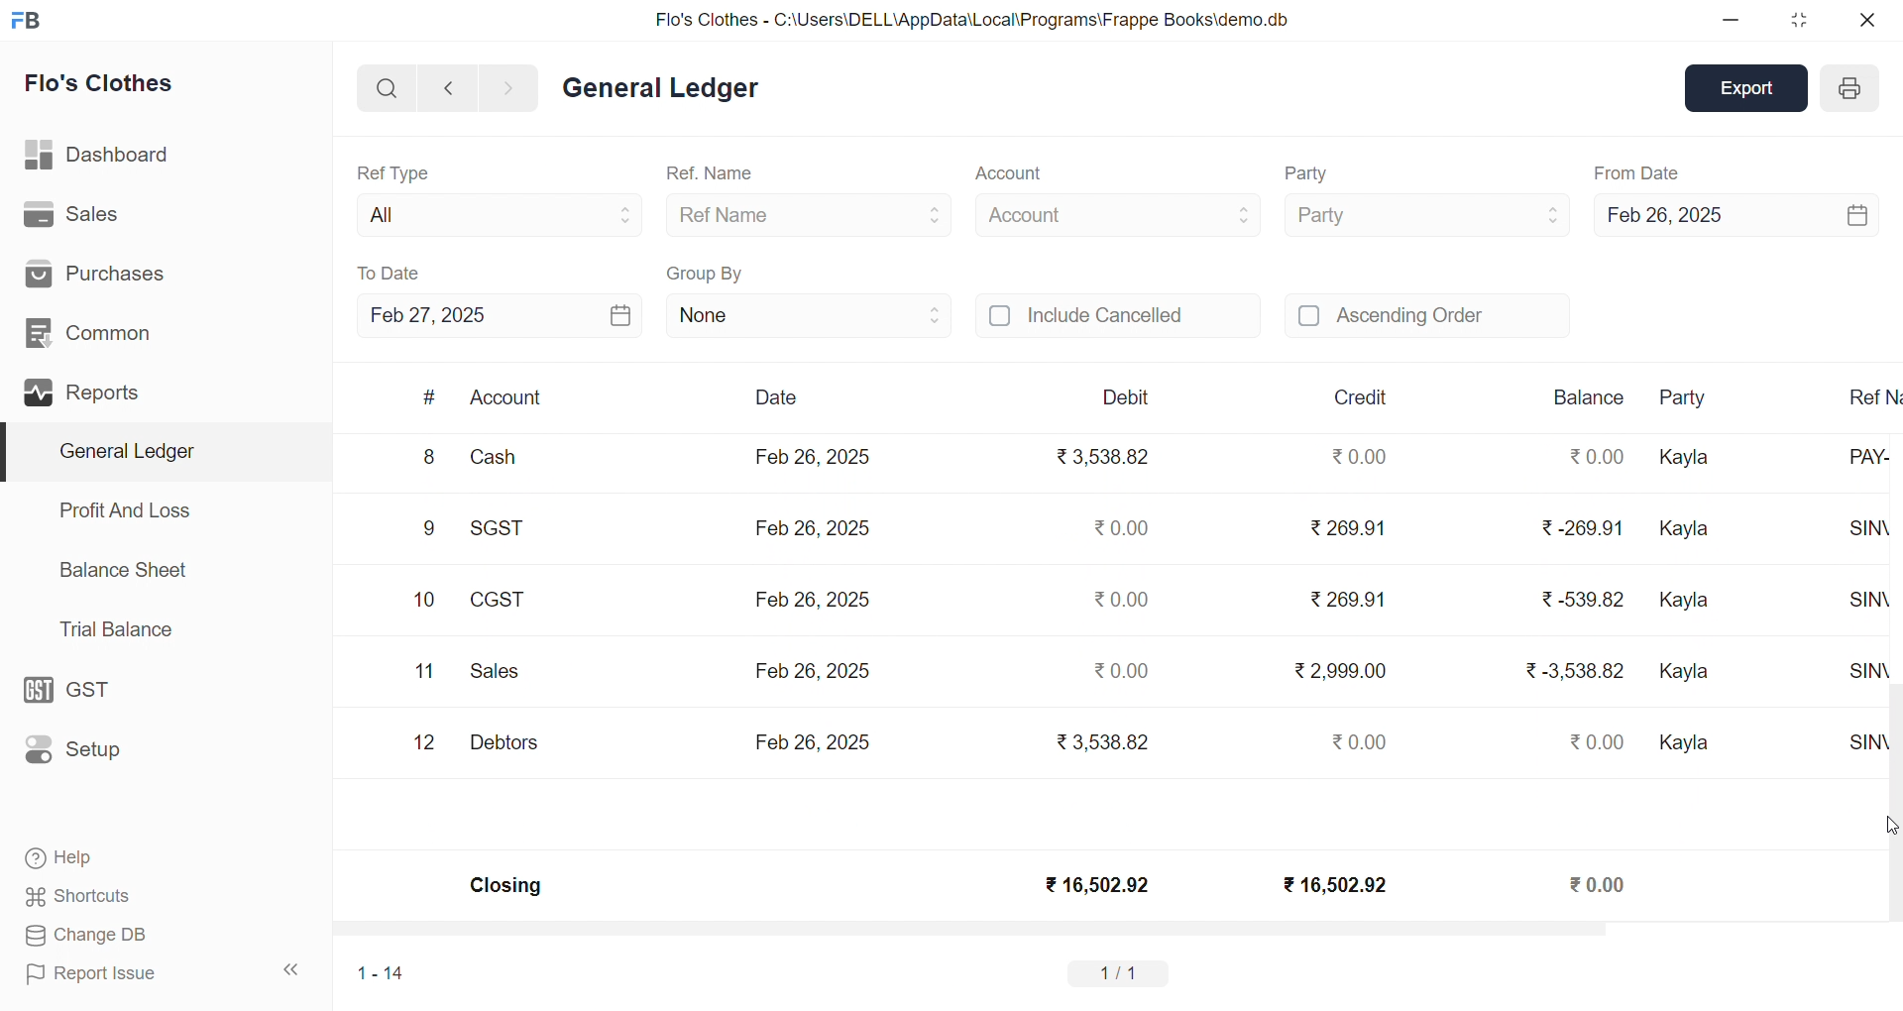 The image size is (1903, 1011). What do you see at coordinates (1696, 398) in the screenshot?
I see `Party` at bounding box center [1696, 398].